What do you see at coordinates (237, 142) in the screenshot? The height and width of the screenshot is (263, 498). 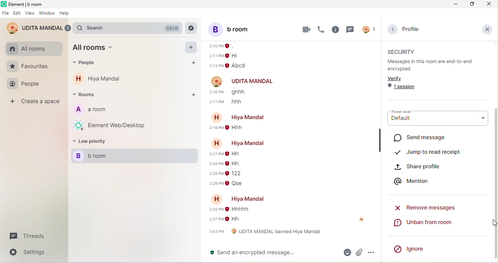 I see `account name- hiya mandal` at bounding box center [237, 142].